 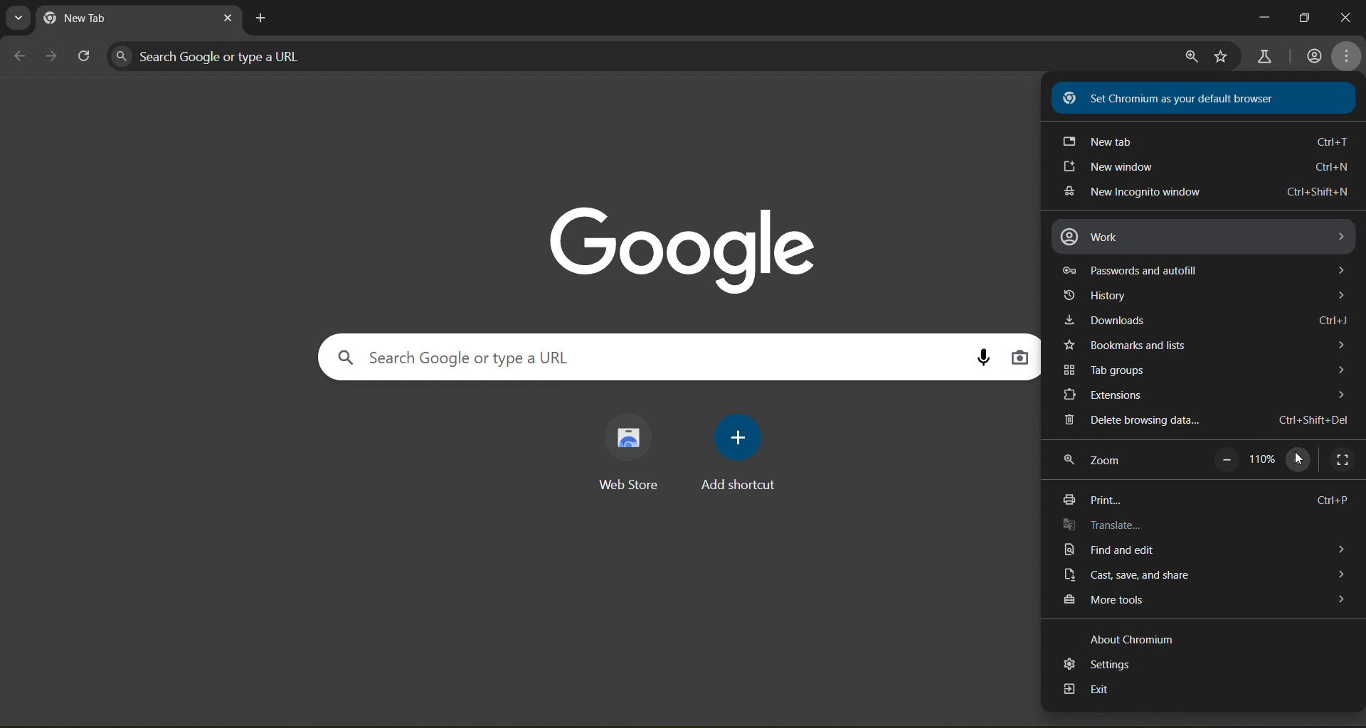 What do you see at coordinates (1265, 458) in the screenshot?
I see `110%` at bounding box center [1265, 458].